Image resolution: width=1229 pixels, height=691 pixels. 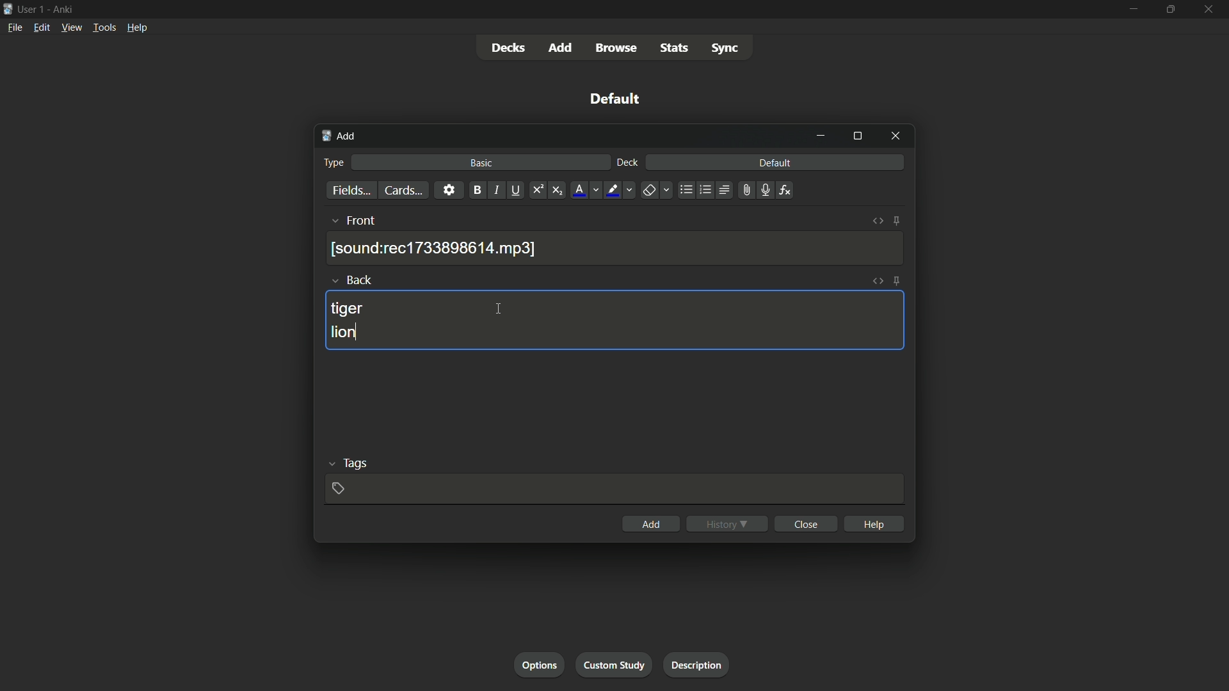 I want to click on fields, so click(x=350, y=191).